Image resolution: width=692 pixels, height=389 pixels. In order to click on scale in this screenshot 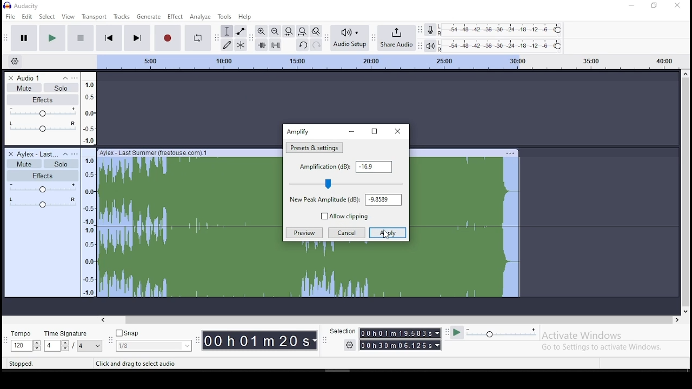, I will do `click(89, 184)`.